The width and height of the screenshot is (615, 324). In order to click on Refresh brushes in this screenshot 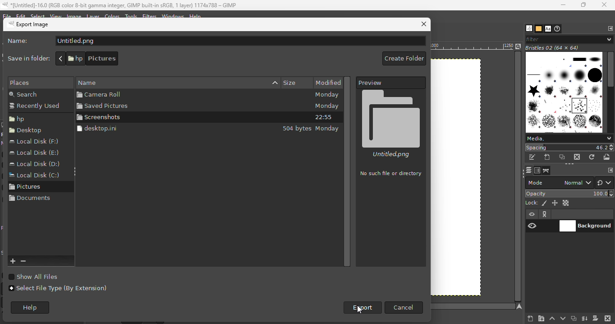, I will do `click(592, 157)`.